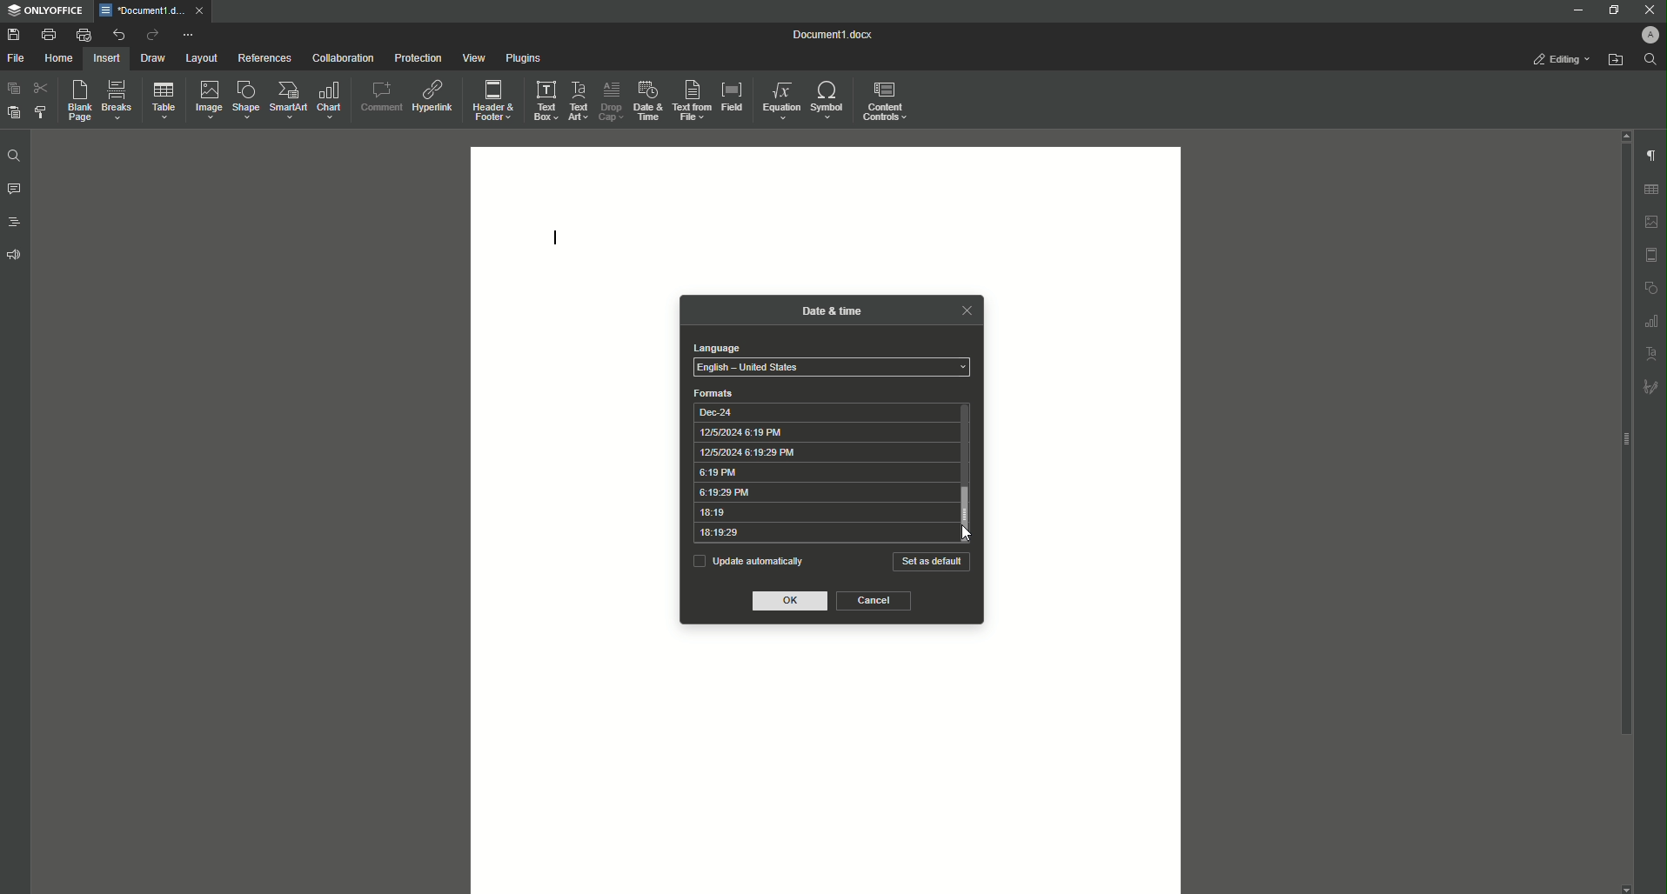 This screenshot has height=894, width=1667. Describe the element at coordinates (967, 532) in the screenshot. I see `Cursor` at that location.